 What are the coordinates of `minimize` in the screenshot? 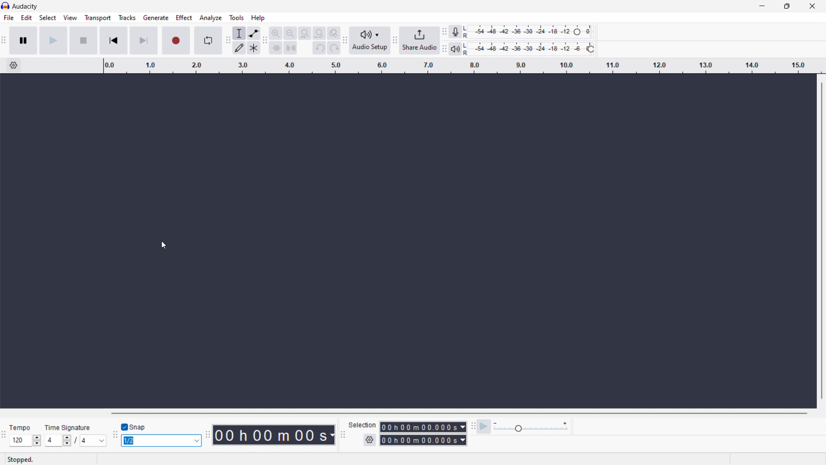 It's located at (761, 6).